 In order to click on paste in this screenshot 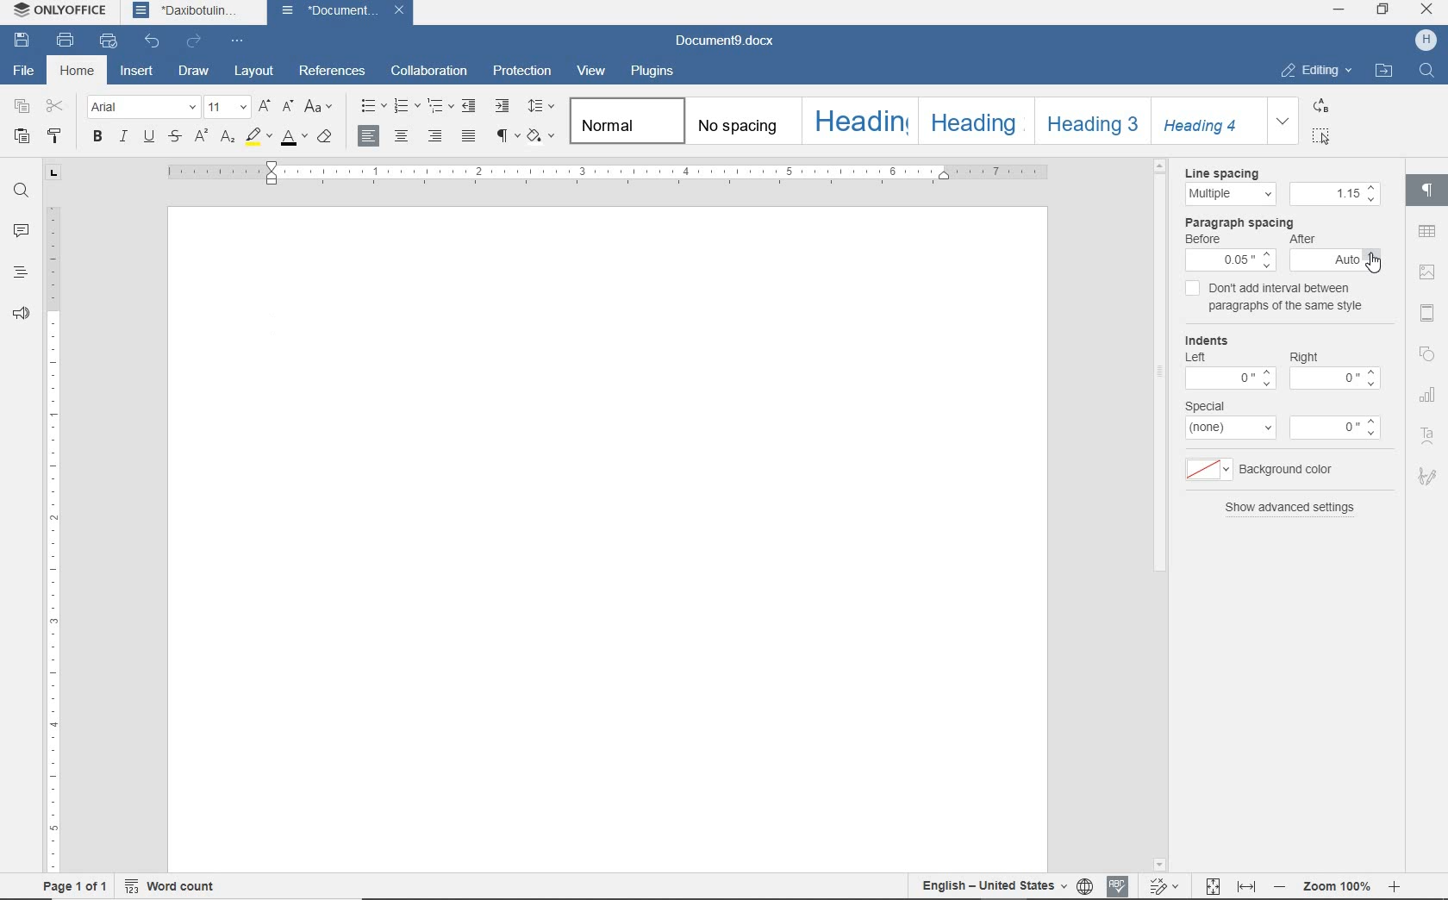, I will do `click(22, 135)`.